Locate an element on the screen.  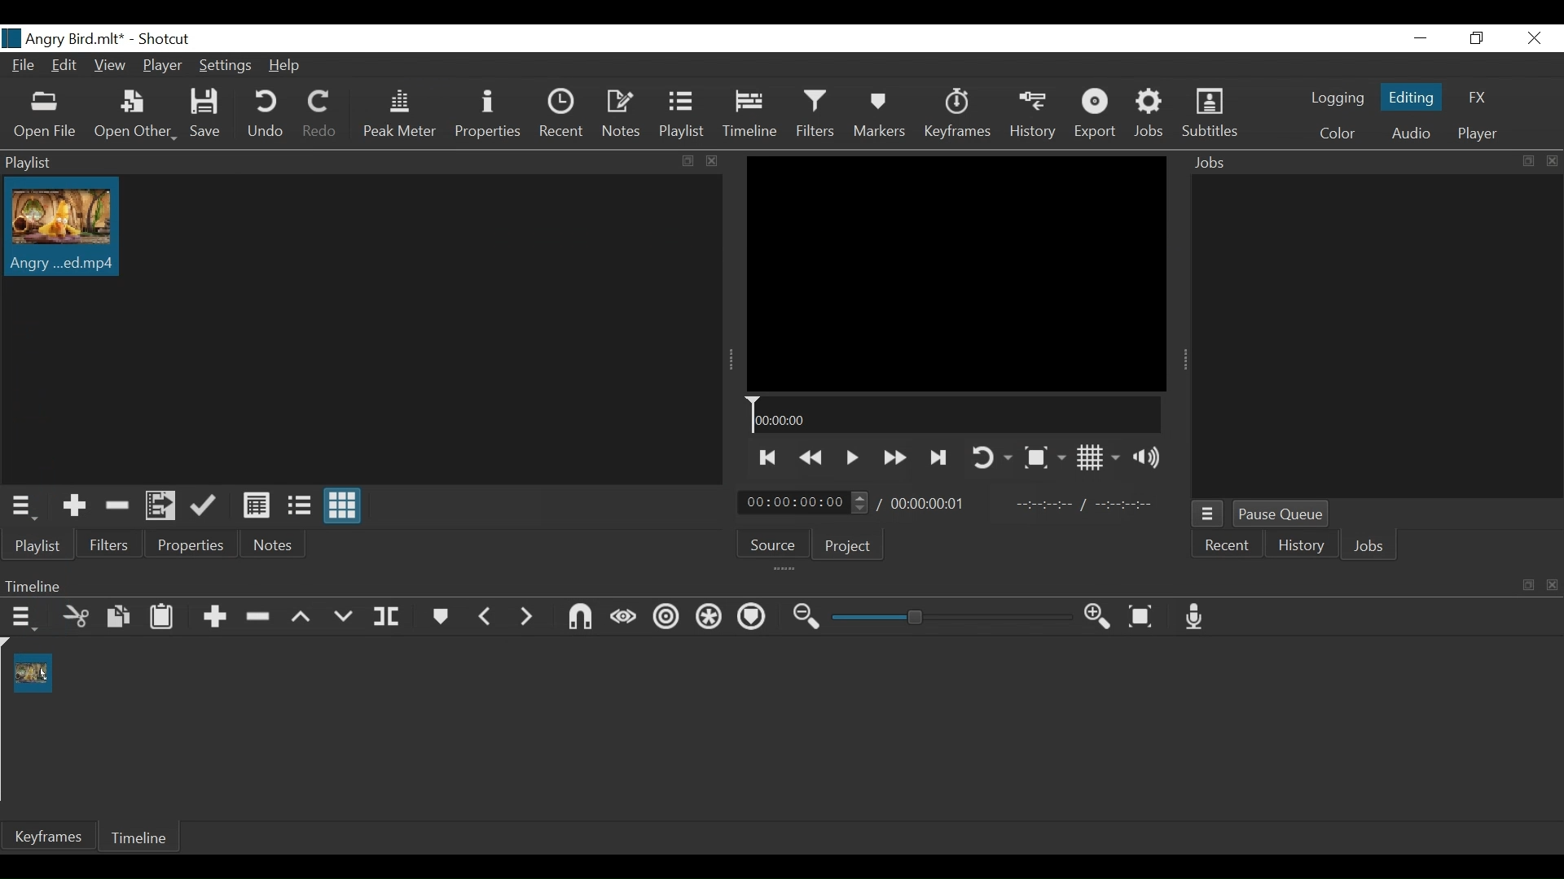
Previous marker is located at coordinates (485, 616).